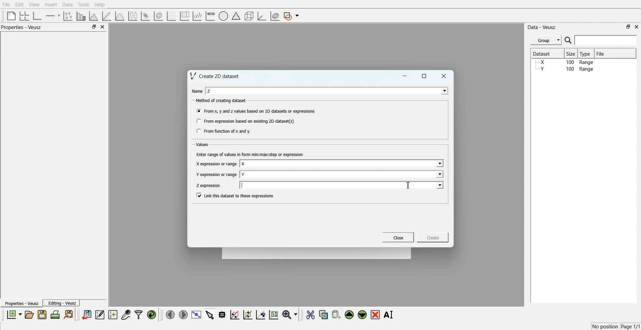 The width and height of the screenshot is (641, 330). What do you see at coordinates (209, 186) in the screenshot?
I see `}  Zexpression` at bounding box center [209, 186].